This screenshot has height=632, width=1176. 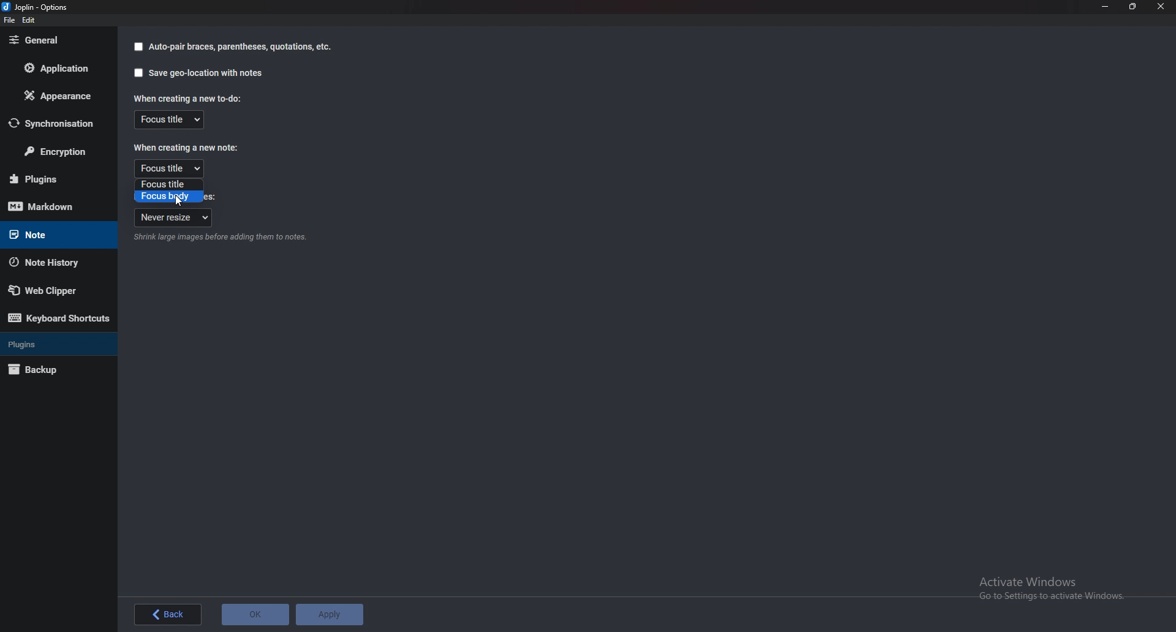 What do you see at coordinates (61, 68) in the screenshot?
I see `Application` at bounding box center [61, 68].